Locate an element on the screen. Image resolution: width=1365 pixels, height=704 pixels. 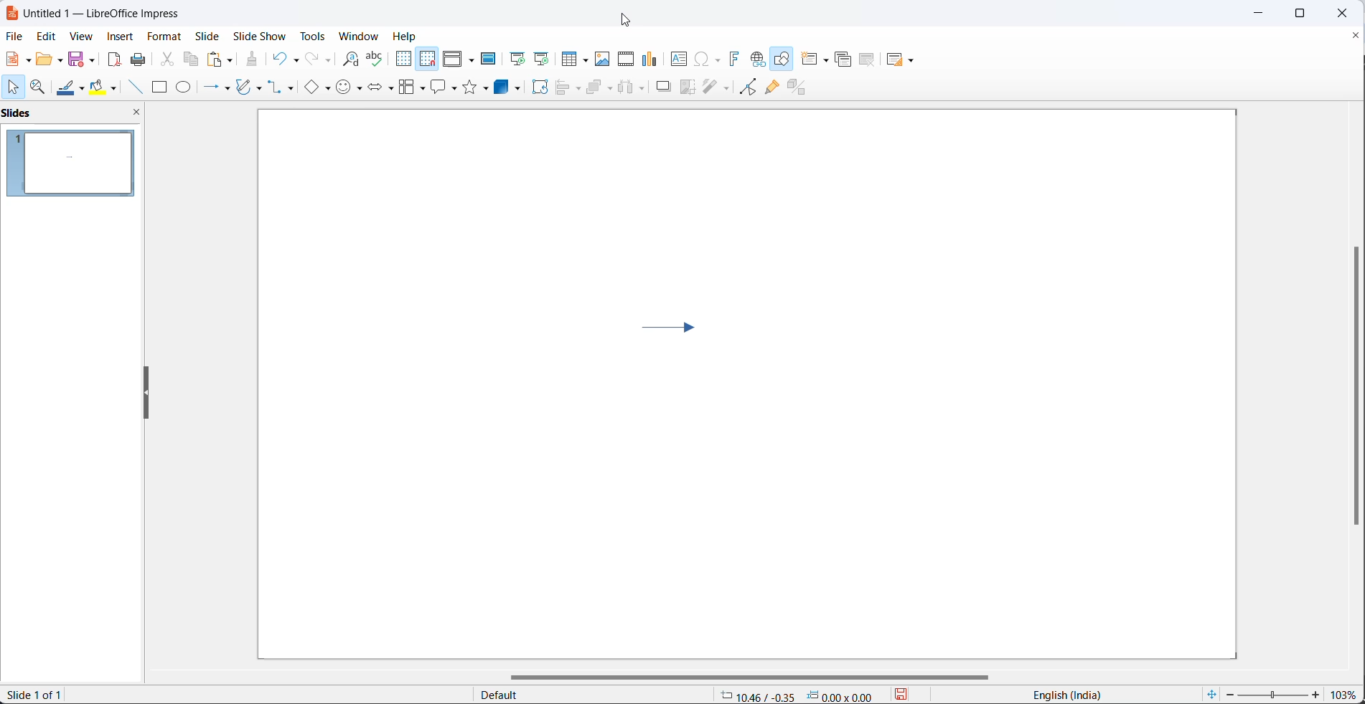
scroll bar is located at coordinates (760, 674).